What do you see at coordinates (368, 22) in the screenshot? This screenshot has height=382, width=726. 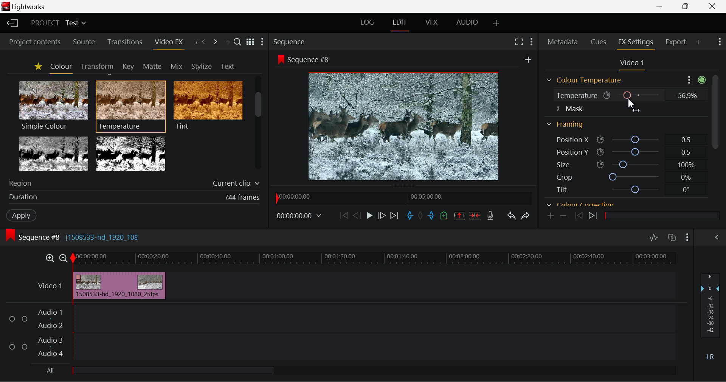 I see `LOG Layout` at bounding box center [368, 22].